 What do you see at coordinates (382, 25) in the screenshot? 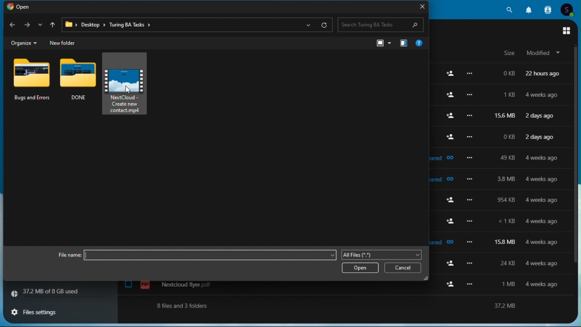
I see `Search` at bounding box center [382, 25].